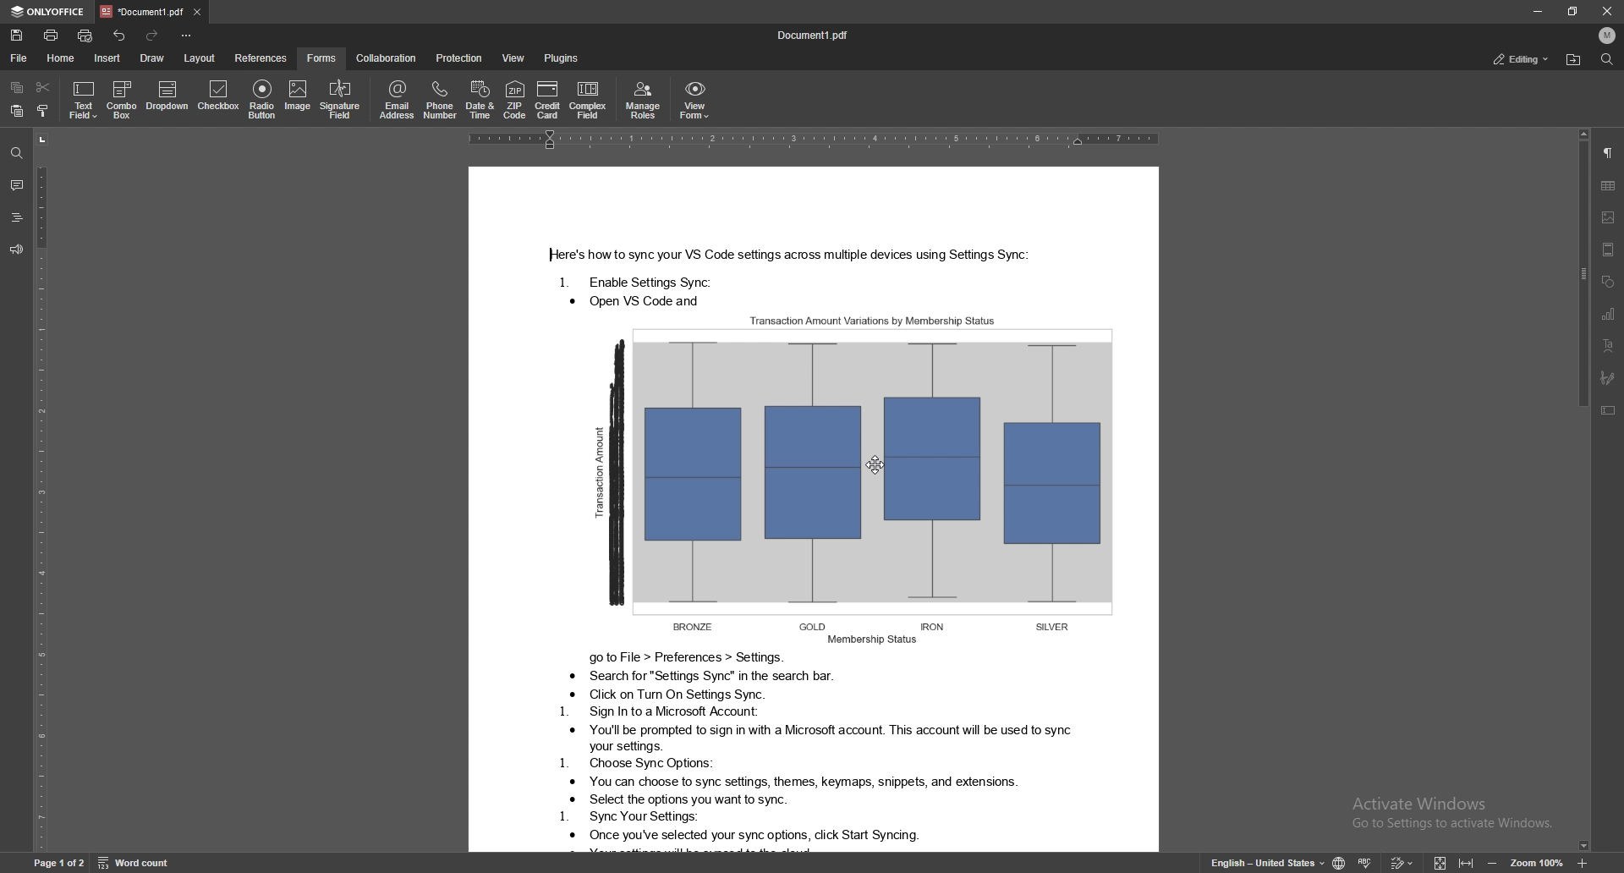  Describe the element at coordinates (696, 99) in the screenshot. I see `view form` at that location.